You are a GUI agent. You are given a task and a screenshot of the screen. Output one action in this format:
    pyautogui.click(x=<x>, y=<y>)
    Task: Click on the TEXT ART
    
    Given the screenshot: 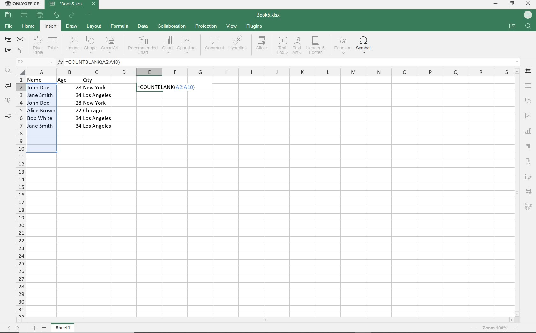 What is the action you would take?
    pyautogui.click(x=297, y=45)
    